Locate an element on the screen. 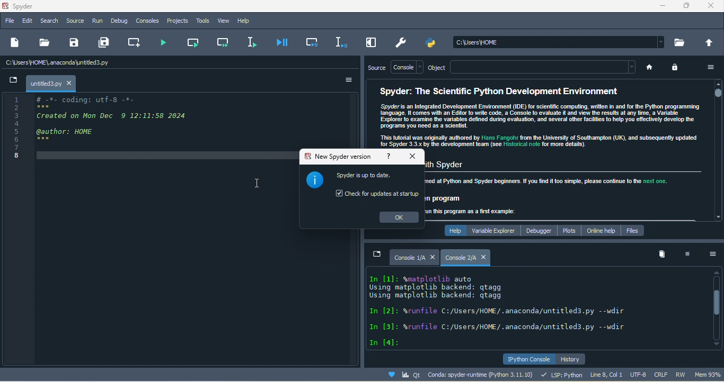  close is located at coordinates (485, 257).